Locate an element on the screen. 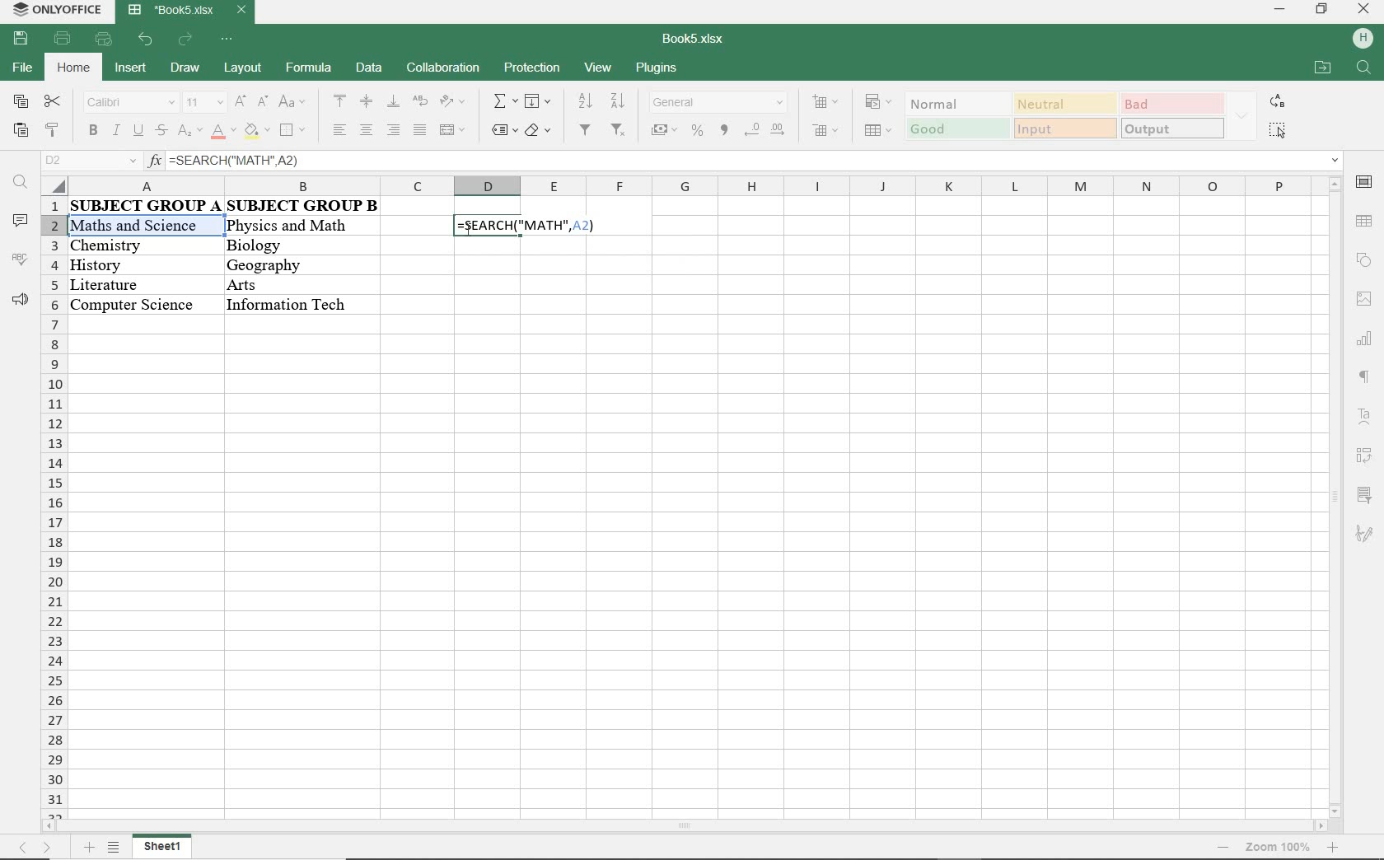 The width and height of the screenshot is (1384, 860). spell checking is located at coordinates (19, 259).